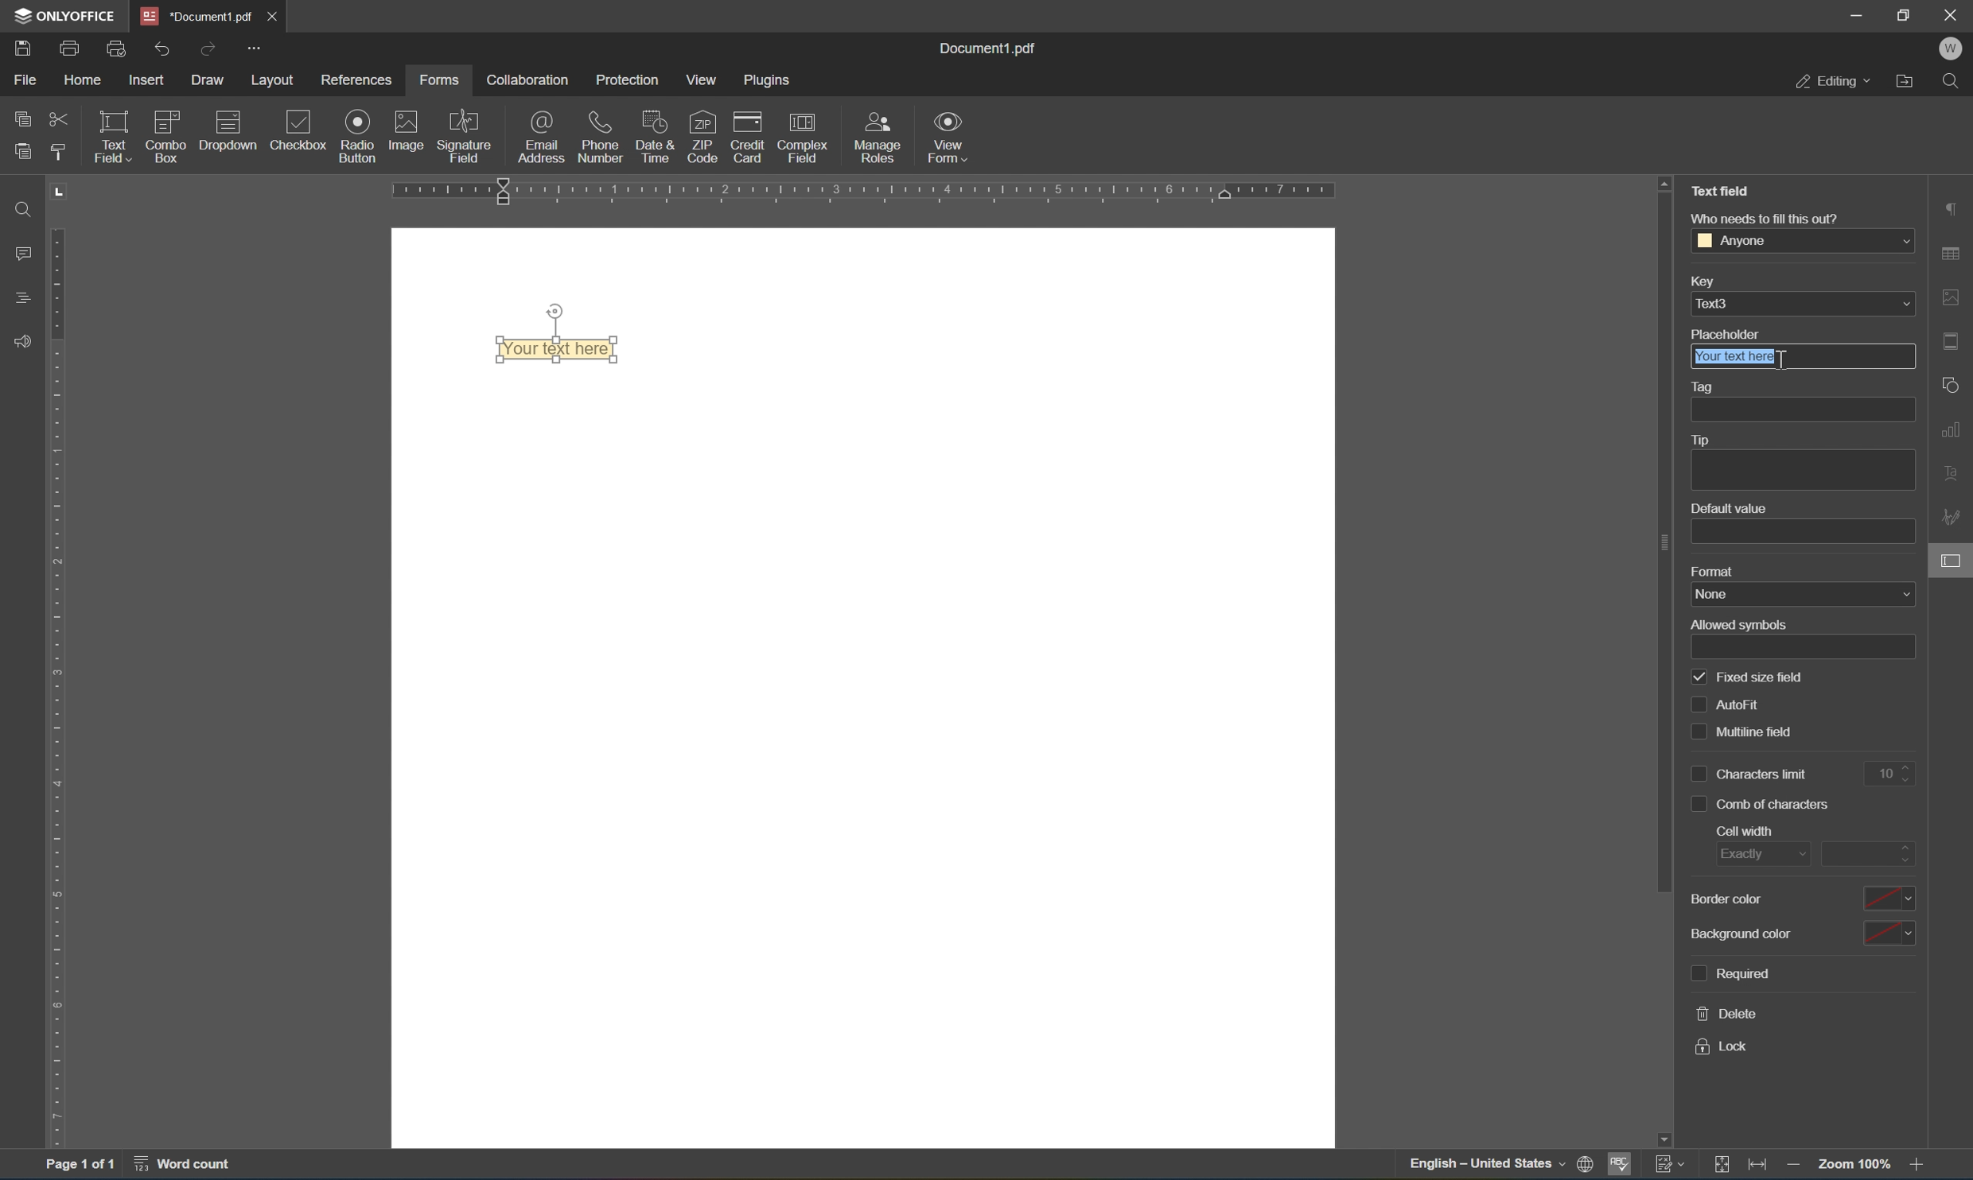  What do you see at coordinates (211, 76) in the screenshot?
I see `draw` at bounding box center [211, 76].